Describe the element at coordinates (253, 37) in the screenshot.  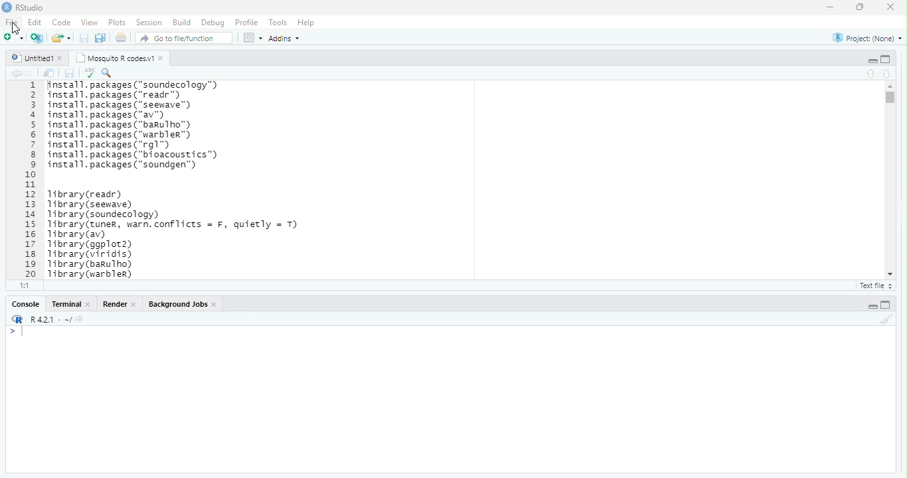
I see `grid` at that location.